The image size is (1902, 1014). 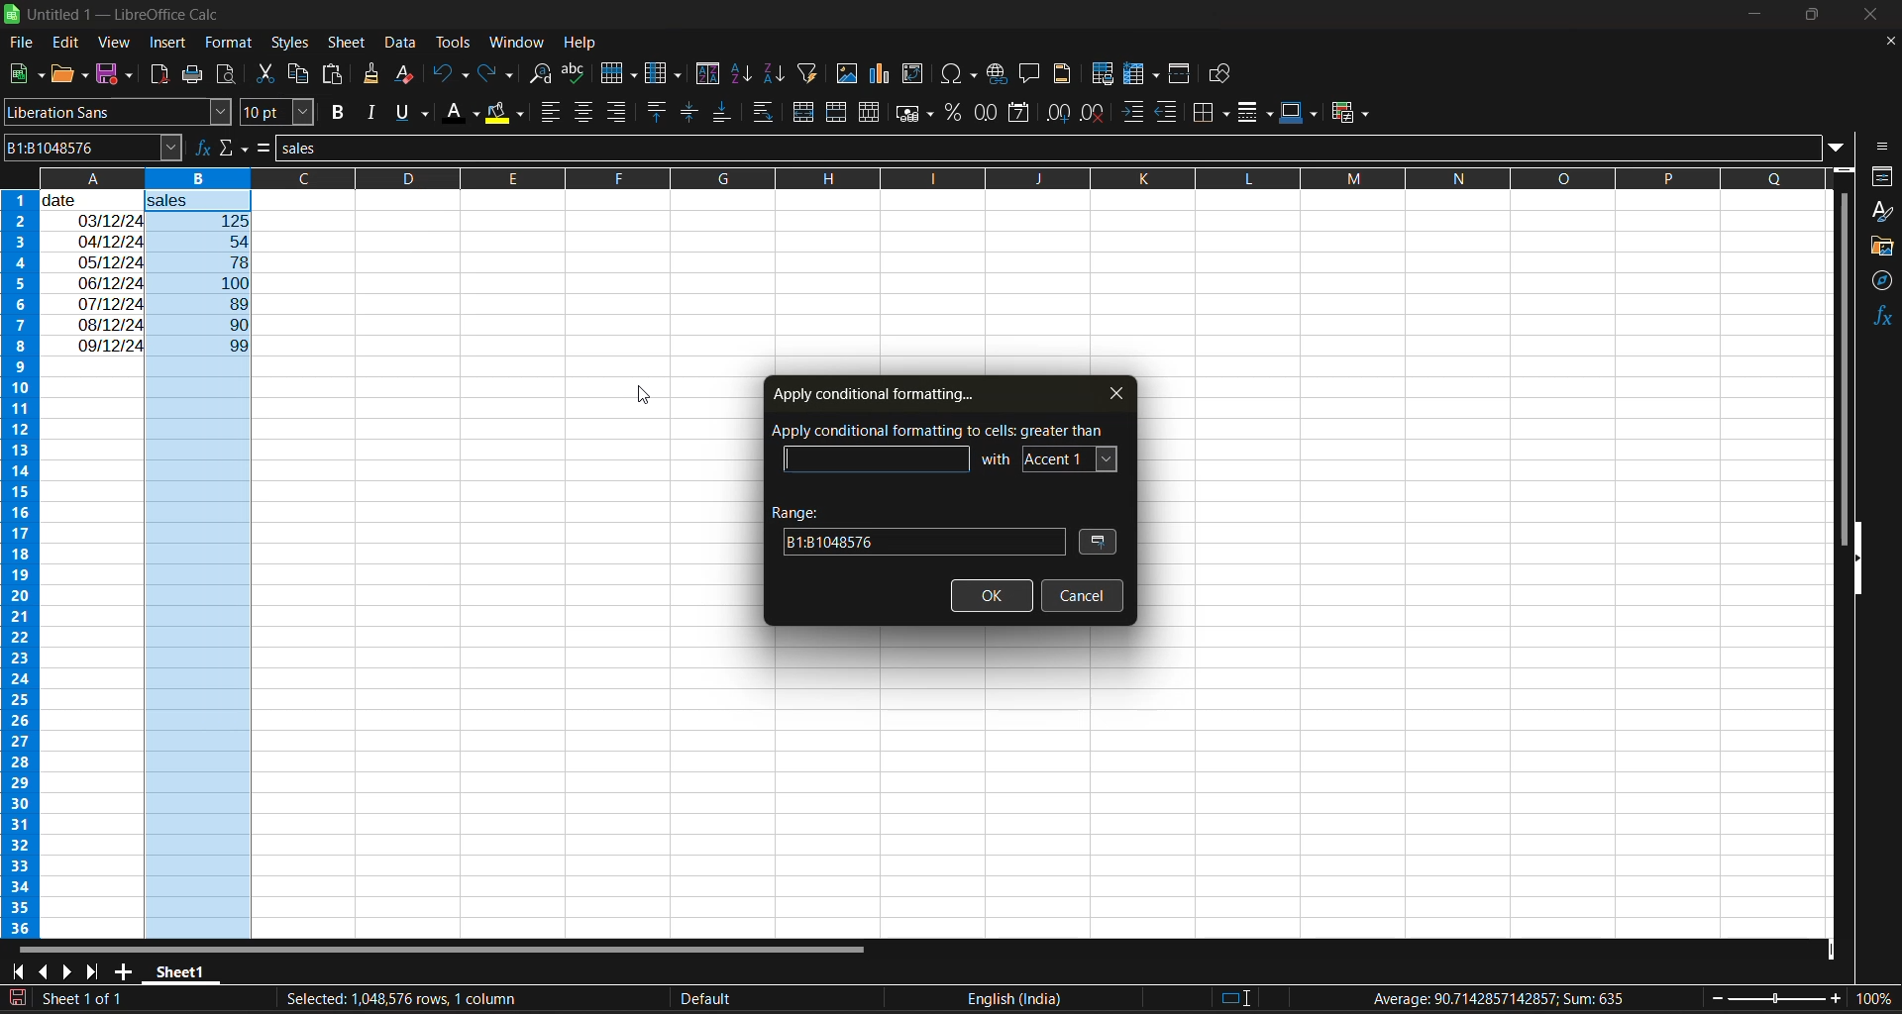 I want to click on style, so click(x=1883, y=211).